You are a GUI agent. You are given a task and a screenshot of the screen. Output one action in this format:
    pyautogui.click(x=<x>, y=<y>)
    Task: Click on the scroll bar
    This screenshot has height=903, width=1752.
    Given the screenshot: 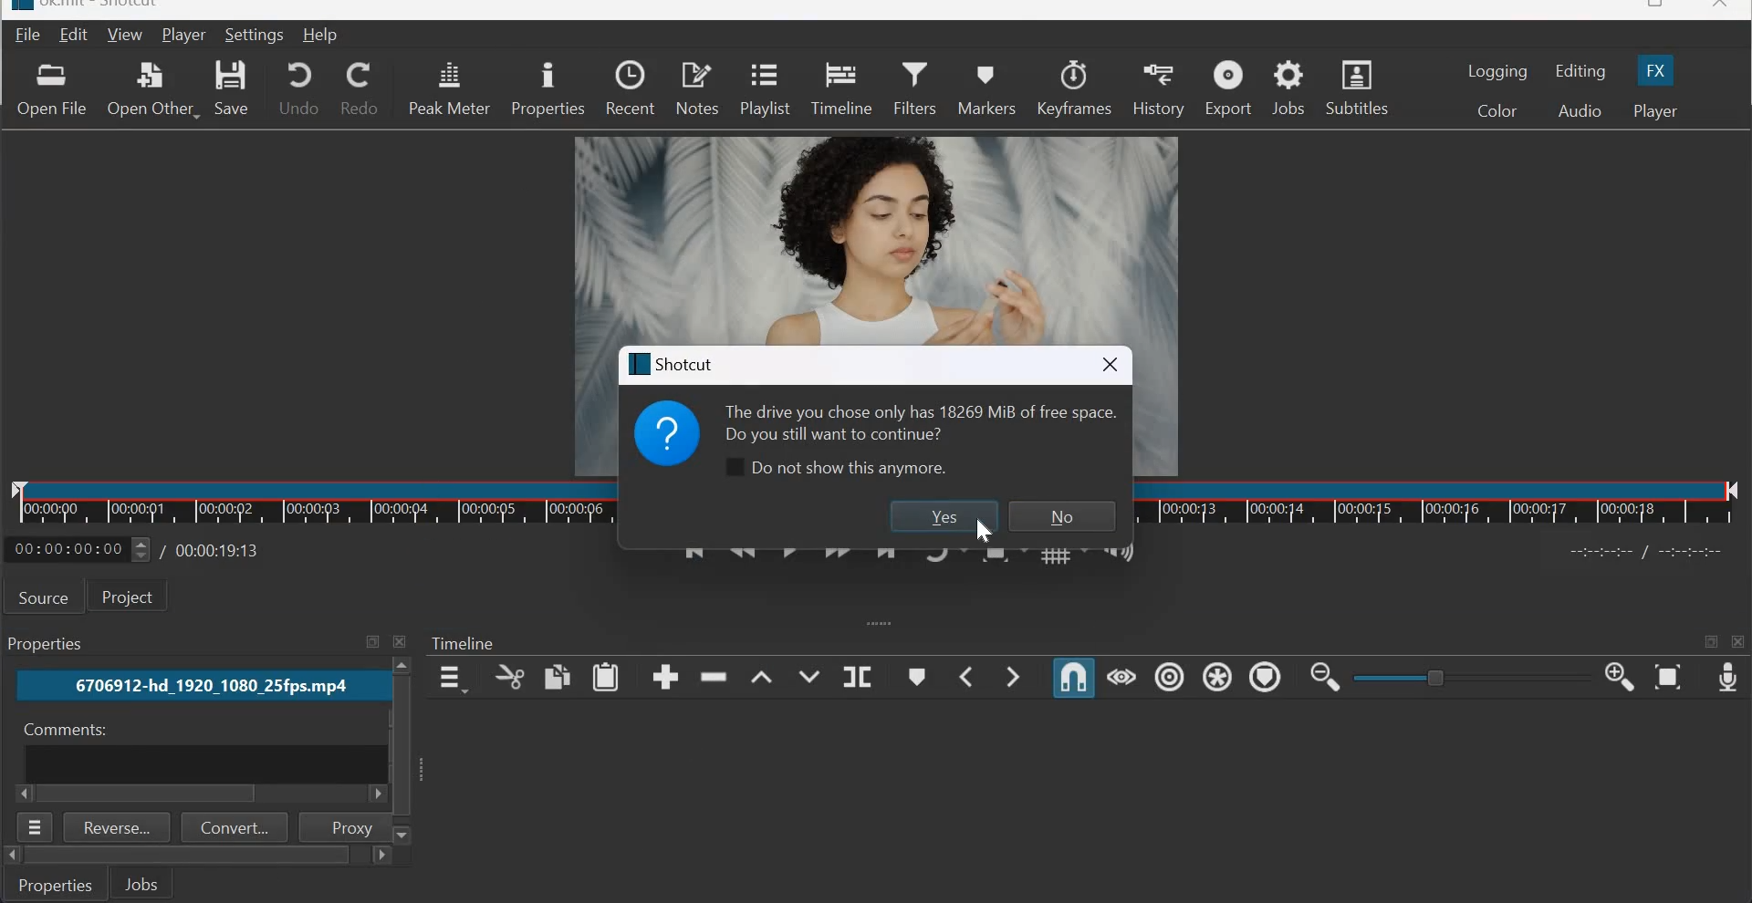 What is the action you would take?
    pyautogui.click(x=188, y=856)
    